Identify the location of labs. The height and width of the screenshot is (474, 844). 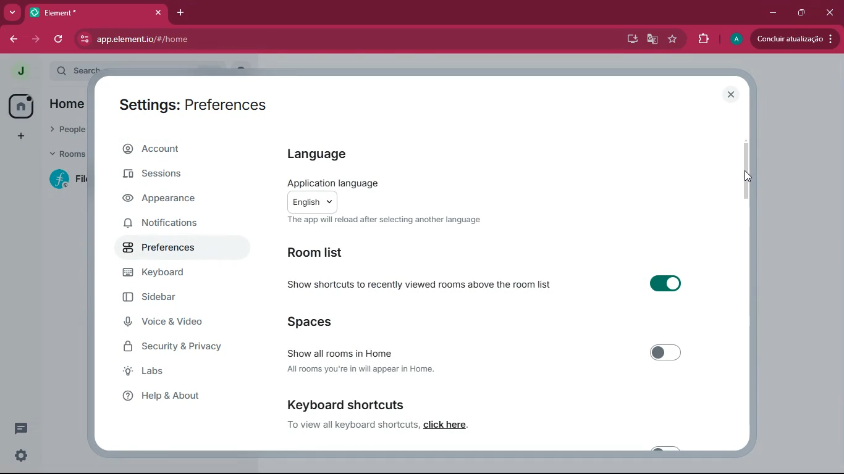
(175, 372).